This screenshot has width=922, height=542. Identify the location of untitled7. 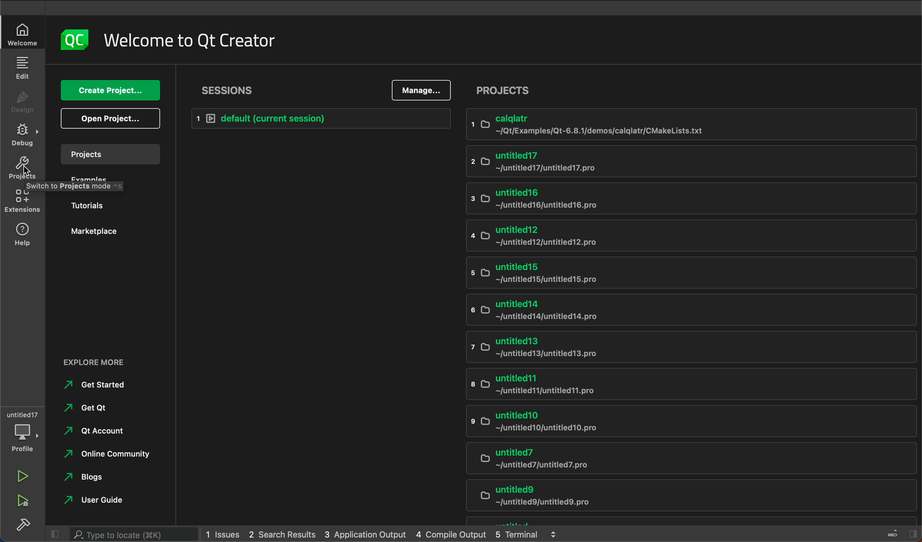
(679, 458).